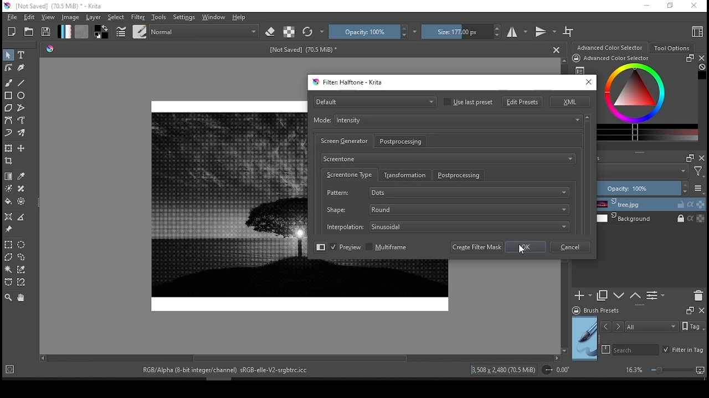 The height and width of the screenshot is (398, 709). I want to click on pattern, so click(447, 193).